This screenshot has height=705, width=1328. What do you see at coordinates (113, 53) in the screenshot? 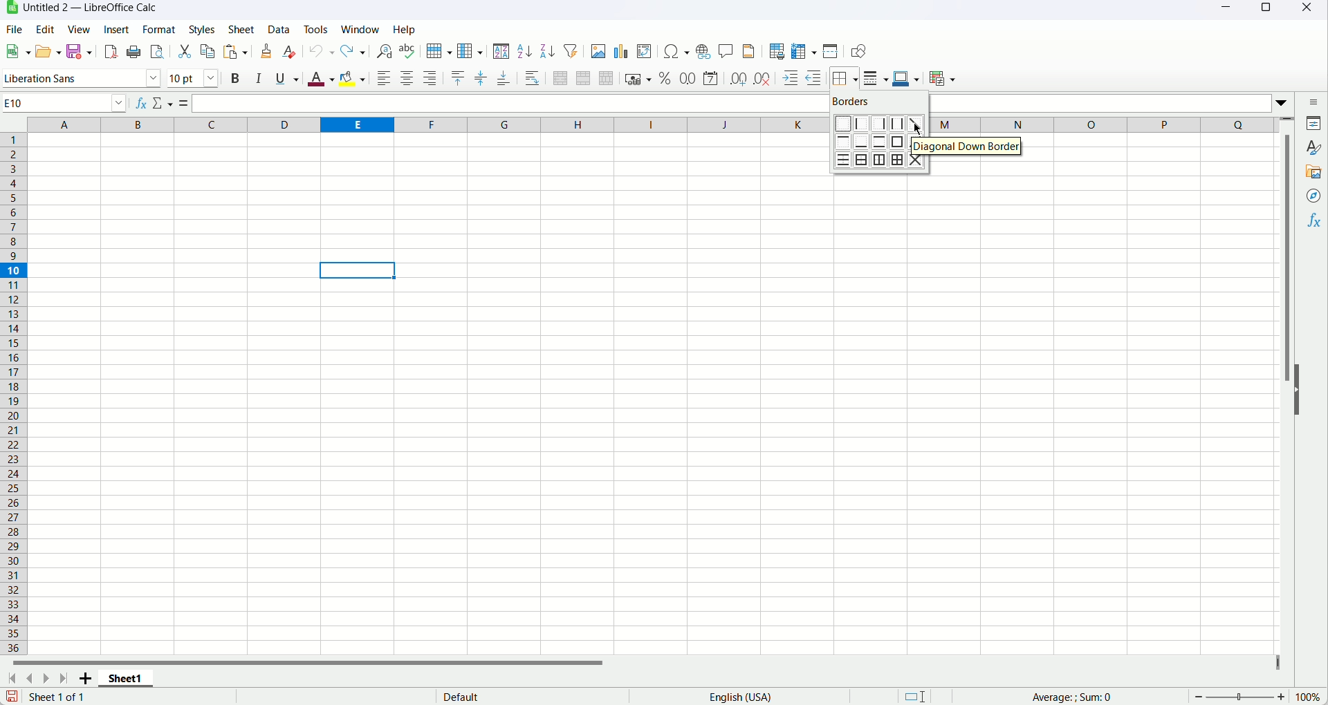
I see `Export directly as pdf` at bounding box center [113, 53].